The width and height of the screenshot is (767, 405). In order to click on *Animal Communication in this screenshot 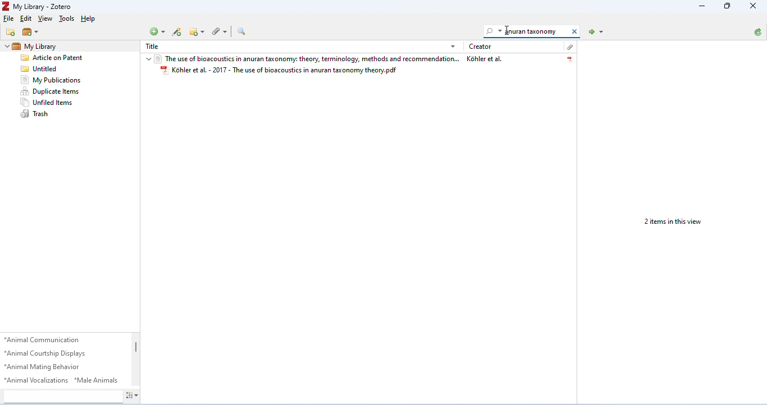, I will do `click(45, 340)`.